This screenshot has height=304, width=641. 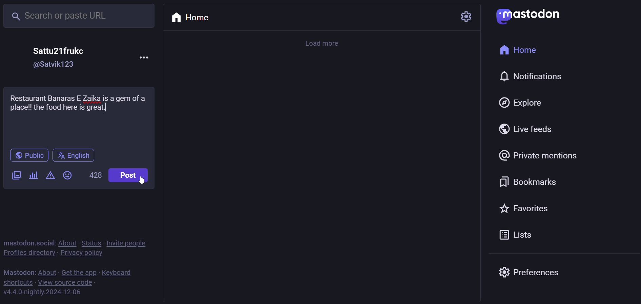 What do you see at coordinates (29, 253) in the screenshot?
I see `profiles` at bounding box center [29, 253].